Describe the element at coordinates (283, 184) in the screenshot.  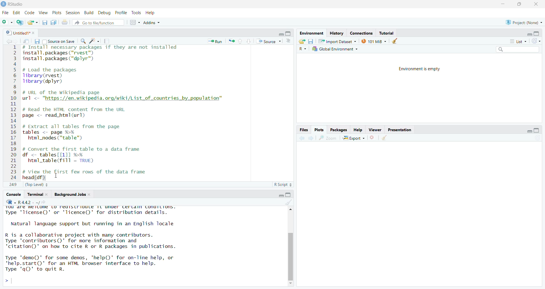
I see `R Script` at that location.